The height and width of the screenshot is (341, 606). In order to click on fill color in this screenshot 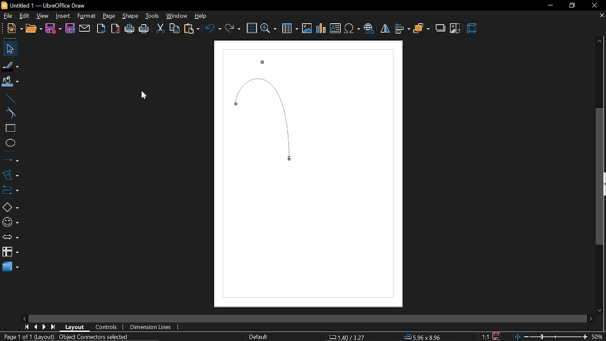, I will do `click(10, 82)`.